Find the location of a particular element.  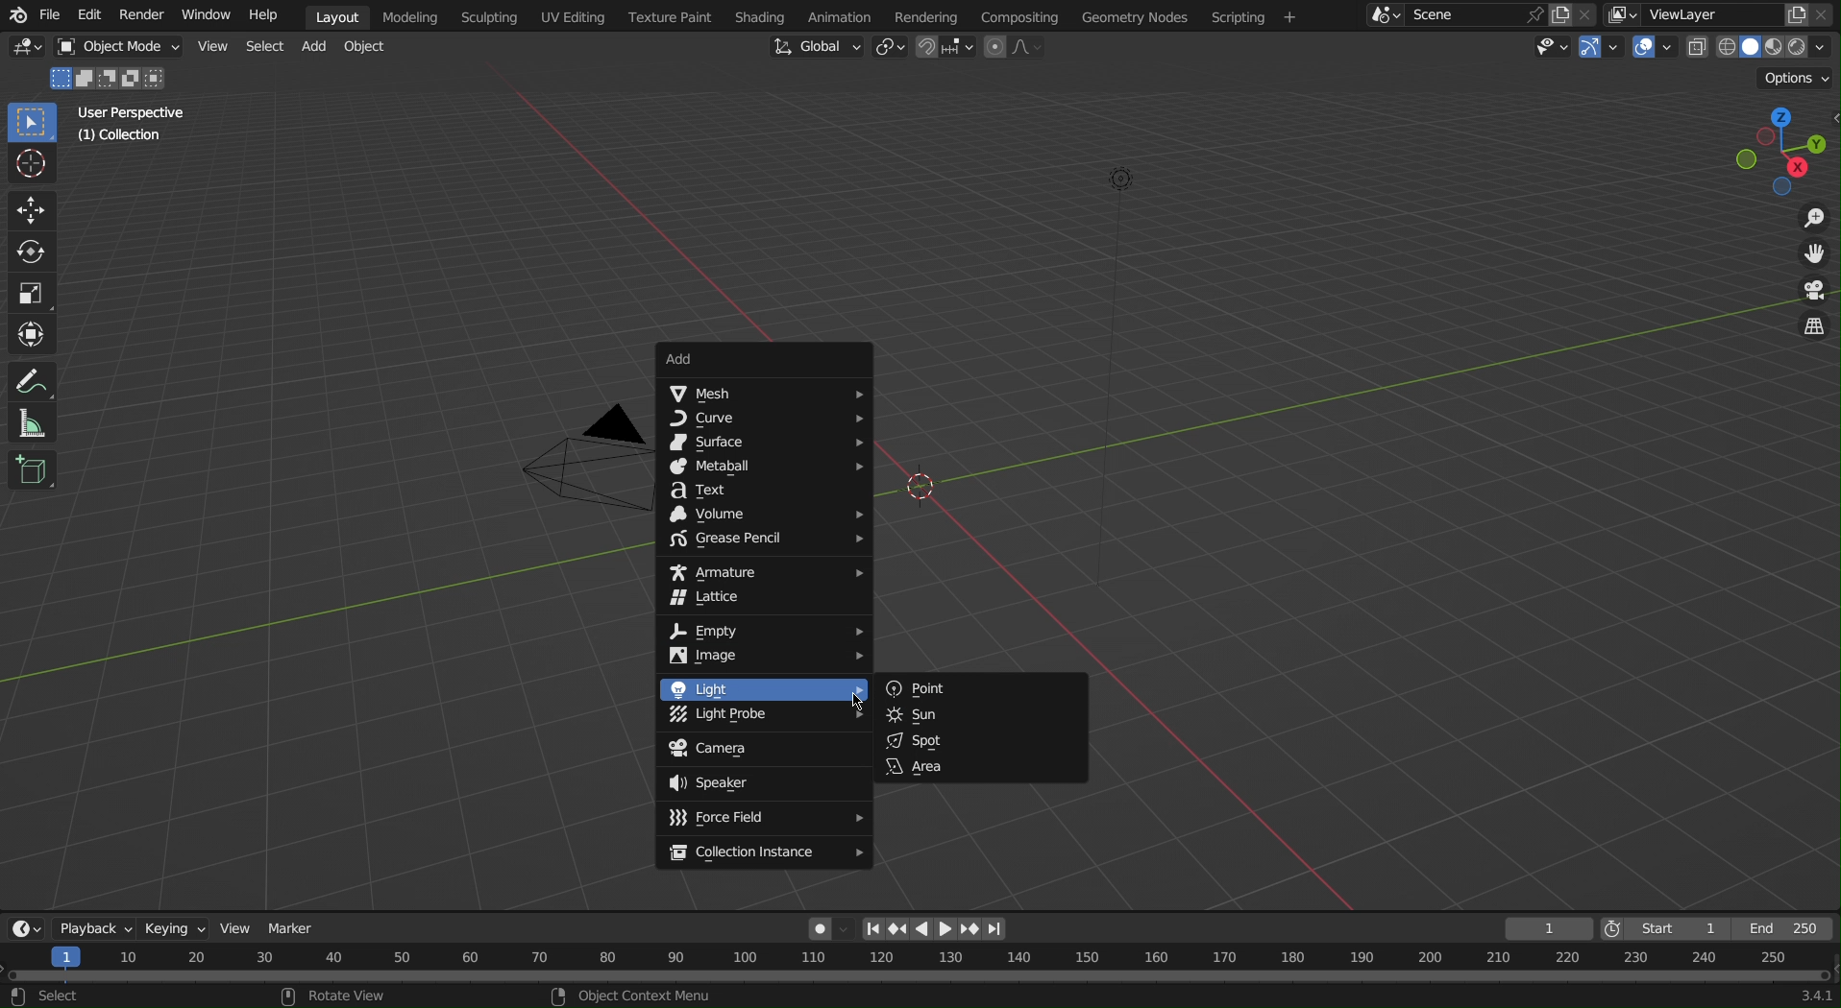

Light is located at coordinates (763, 688).